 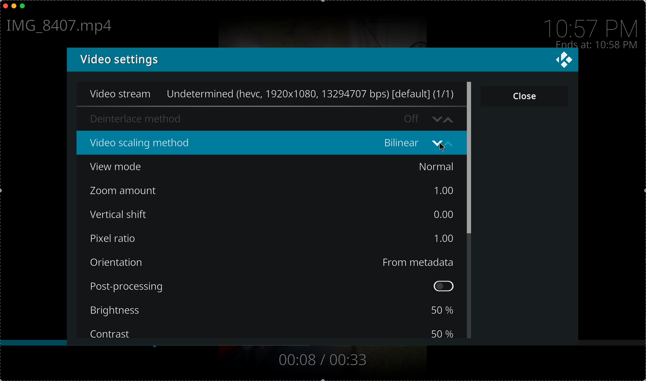 What do you see at coordinates (470, 210) in the screenshot?
I see `scroll bar` at bounding box center [470, 210].